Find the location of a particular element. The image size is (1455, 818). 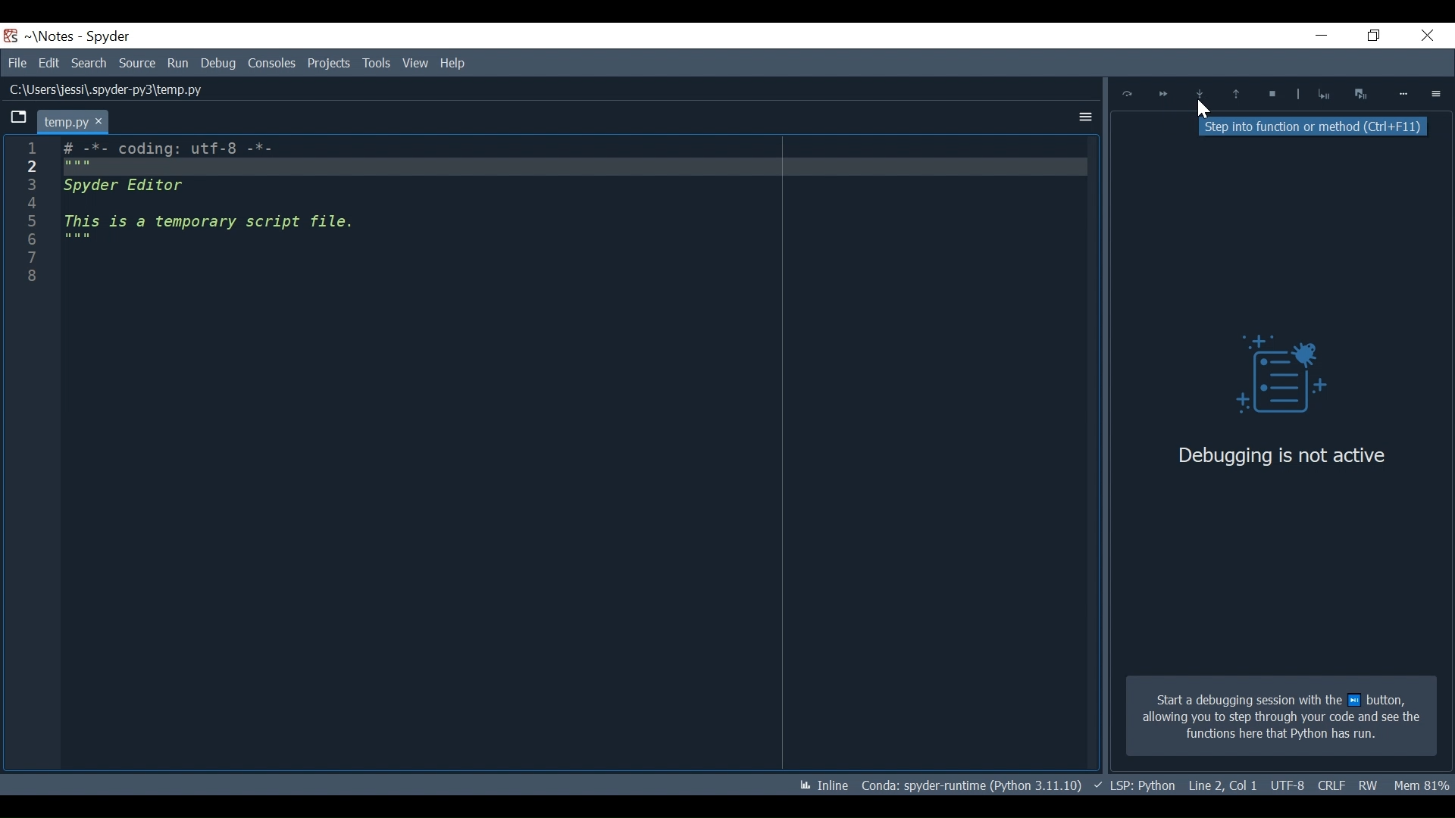

File Permission is located at coordinates (1369, 785).